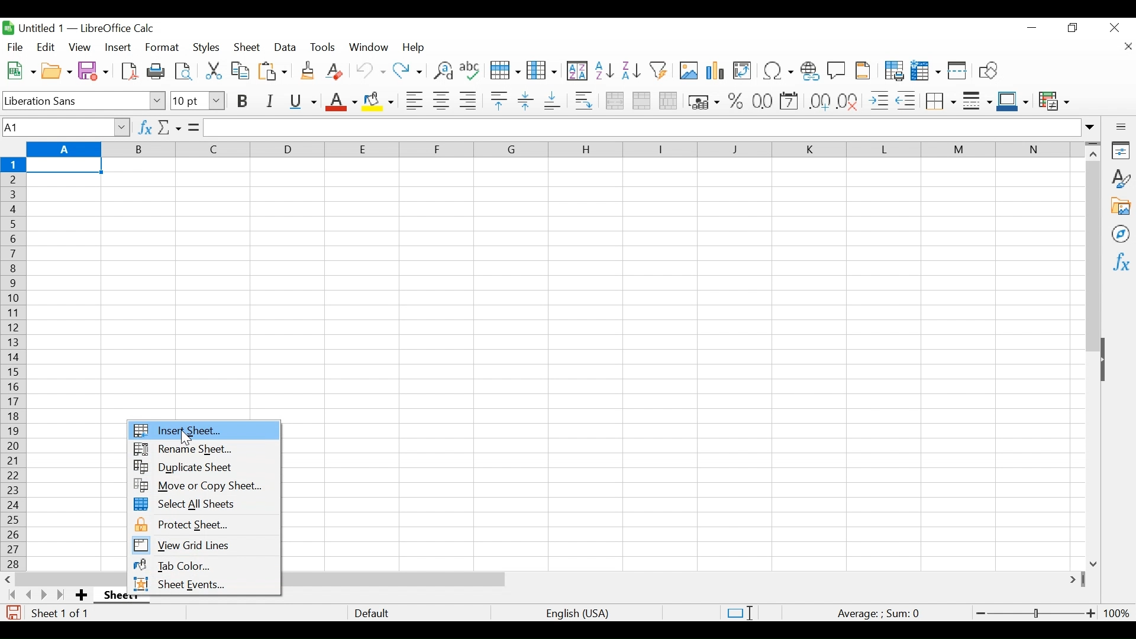  What do you see at coordinates (62, 613) in the screenshot?
I see `Sheet number` at bounding box center [62, 613].